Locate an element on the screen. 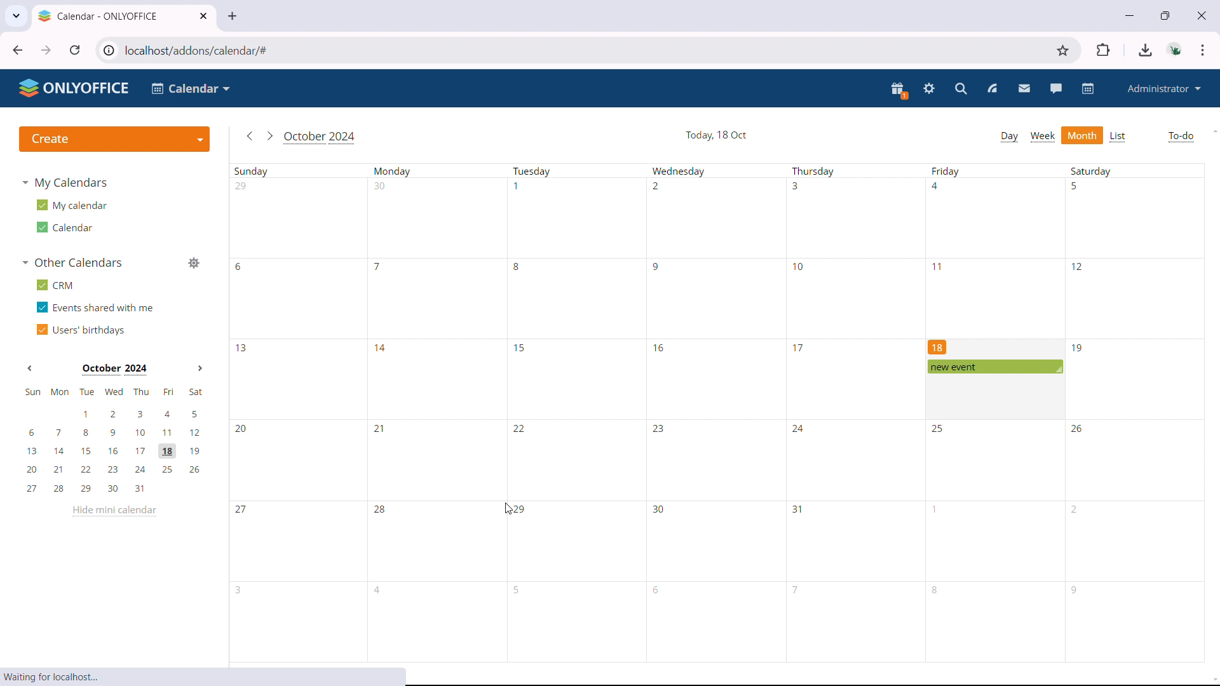  24 is located at coordinates (798, 430).